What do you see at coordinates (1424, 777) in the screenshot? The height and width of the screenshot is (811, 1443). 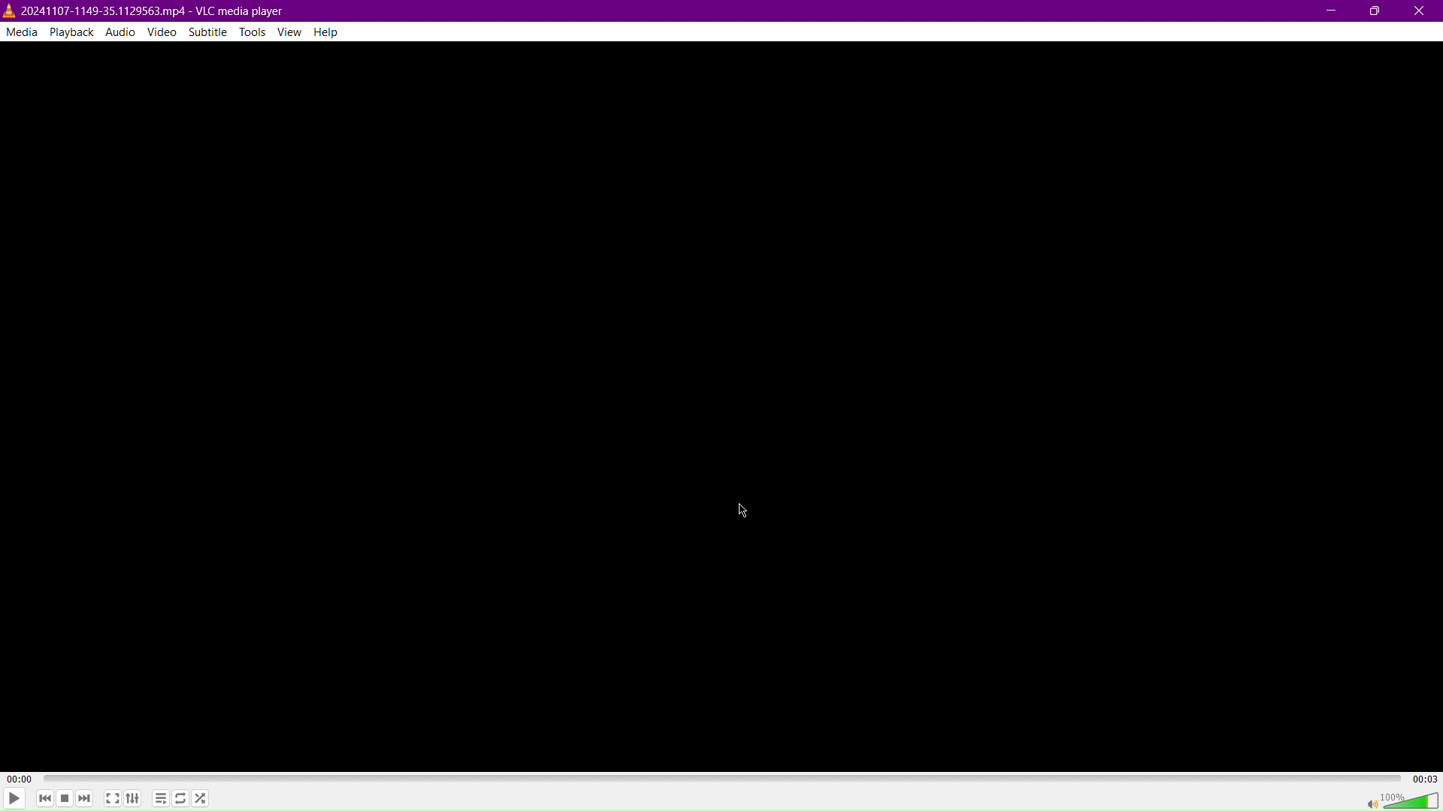 I see `00:03` at bounding box center [1424, 777].